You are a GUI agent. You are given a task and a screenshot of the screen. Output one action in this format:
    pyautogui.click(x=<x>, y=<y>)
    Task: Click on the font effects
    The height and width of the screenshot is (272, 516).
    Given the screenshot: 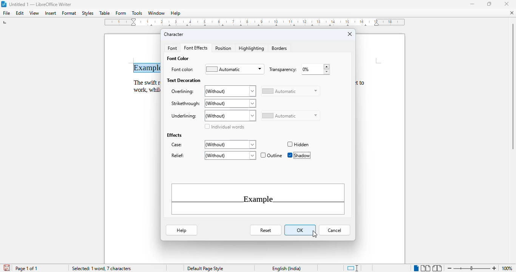 What is the action you would take?
    pyautogui.click(x=196, y=48)
    